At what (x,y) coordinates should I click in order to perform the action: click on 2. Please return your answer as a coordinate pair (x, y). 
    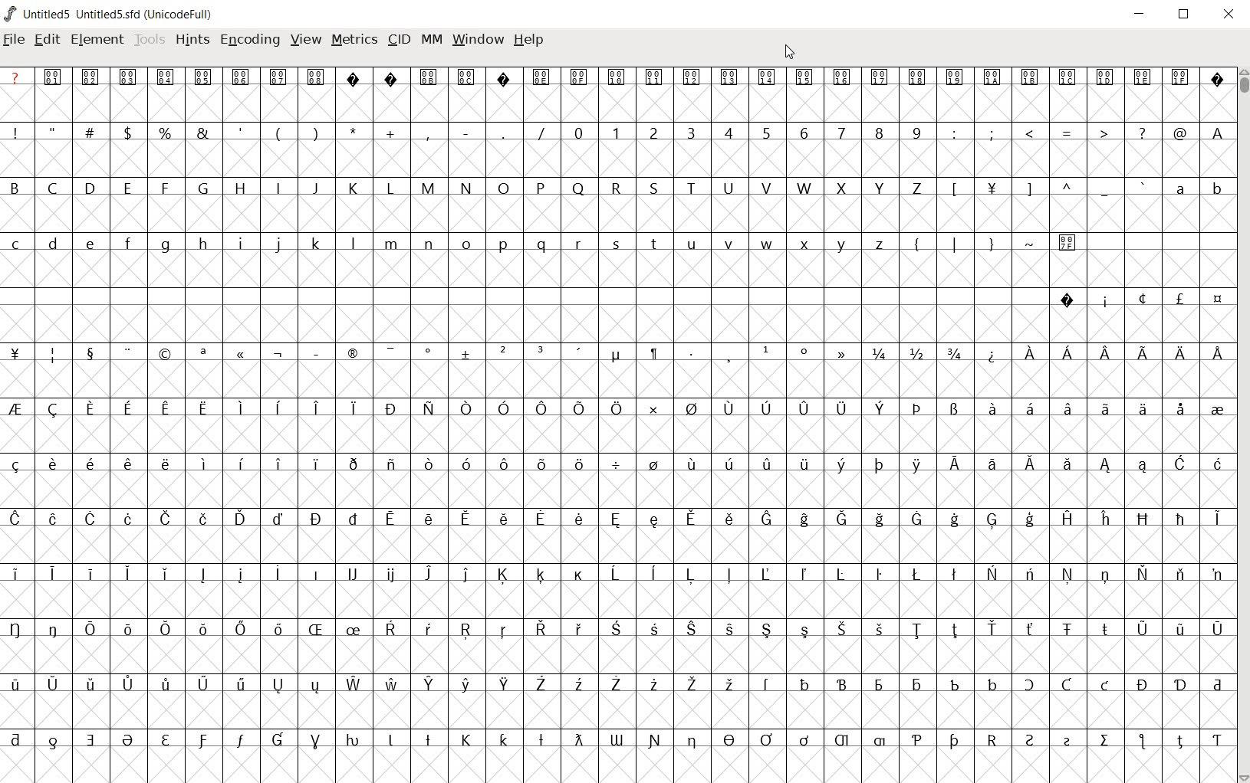
    Looking at the image, I should click on (654, 132).